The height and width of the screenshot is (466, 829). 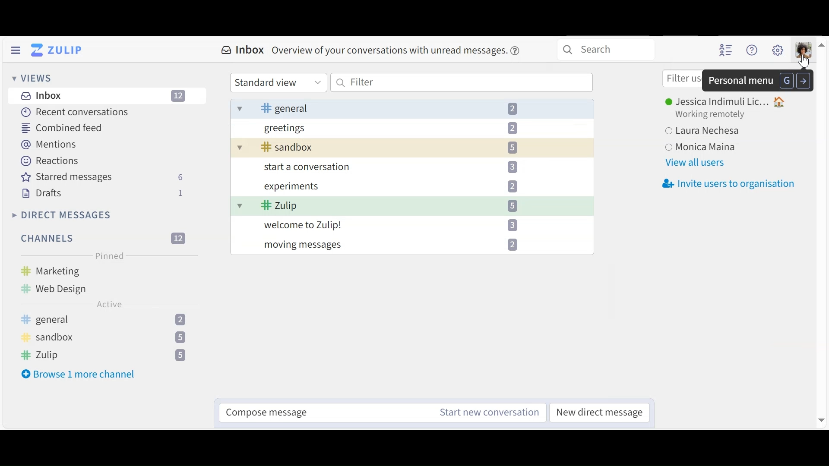 I want to click on moving messages, so click(x=298, y=246).